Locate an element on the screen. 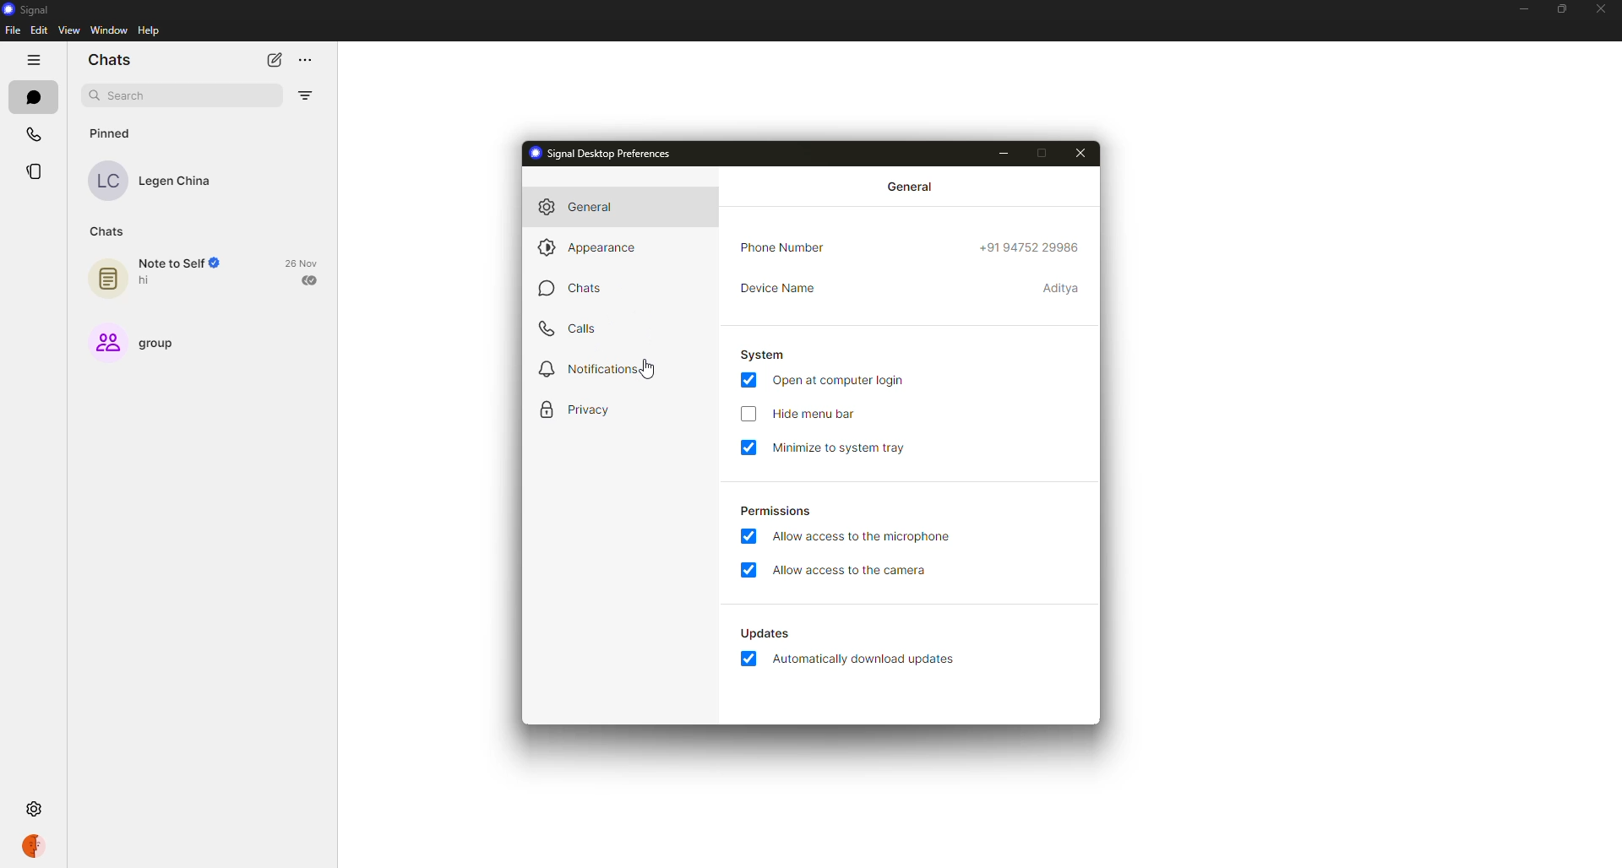  new chat is located at coordinates (270, 59).